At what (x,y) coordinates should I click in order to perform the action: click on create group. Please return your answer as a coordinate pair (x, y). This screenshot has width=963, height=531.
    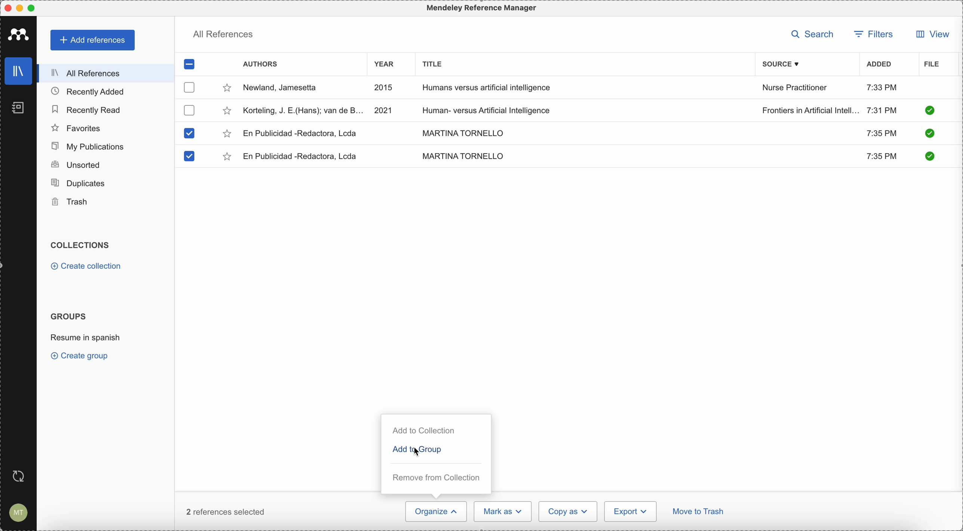
    Looking at the image, I should click on (81, 355).